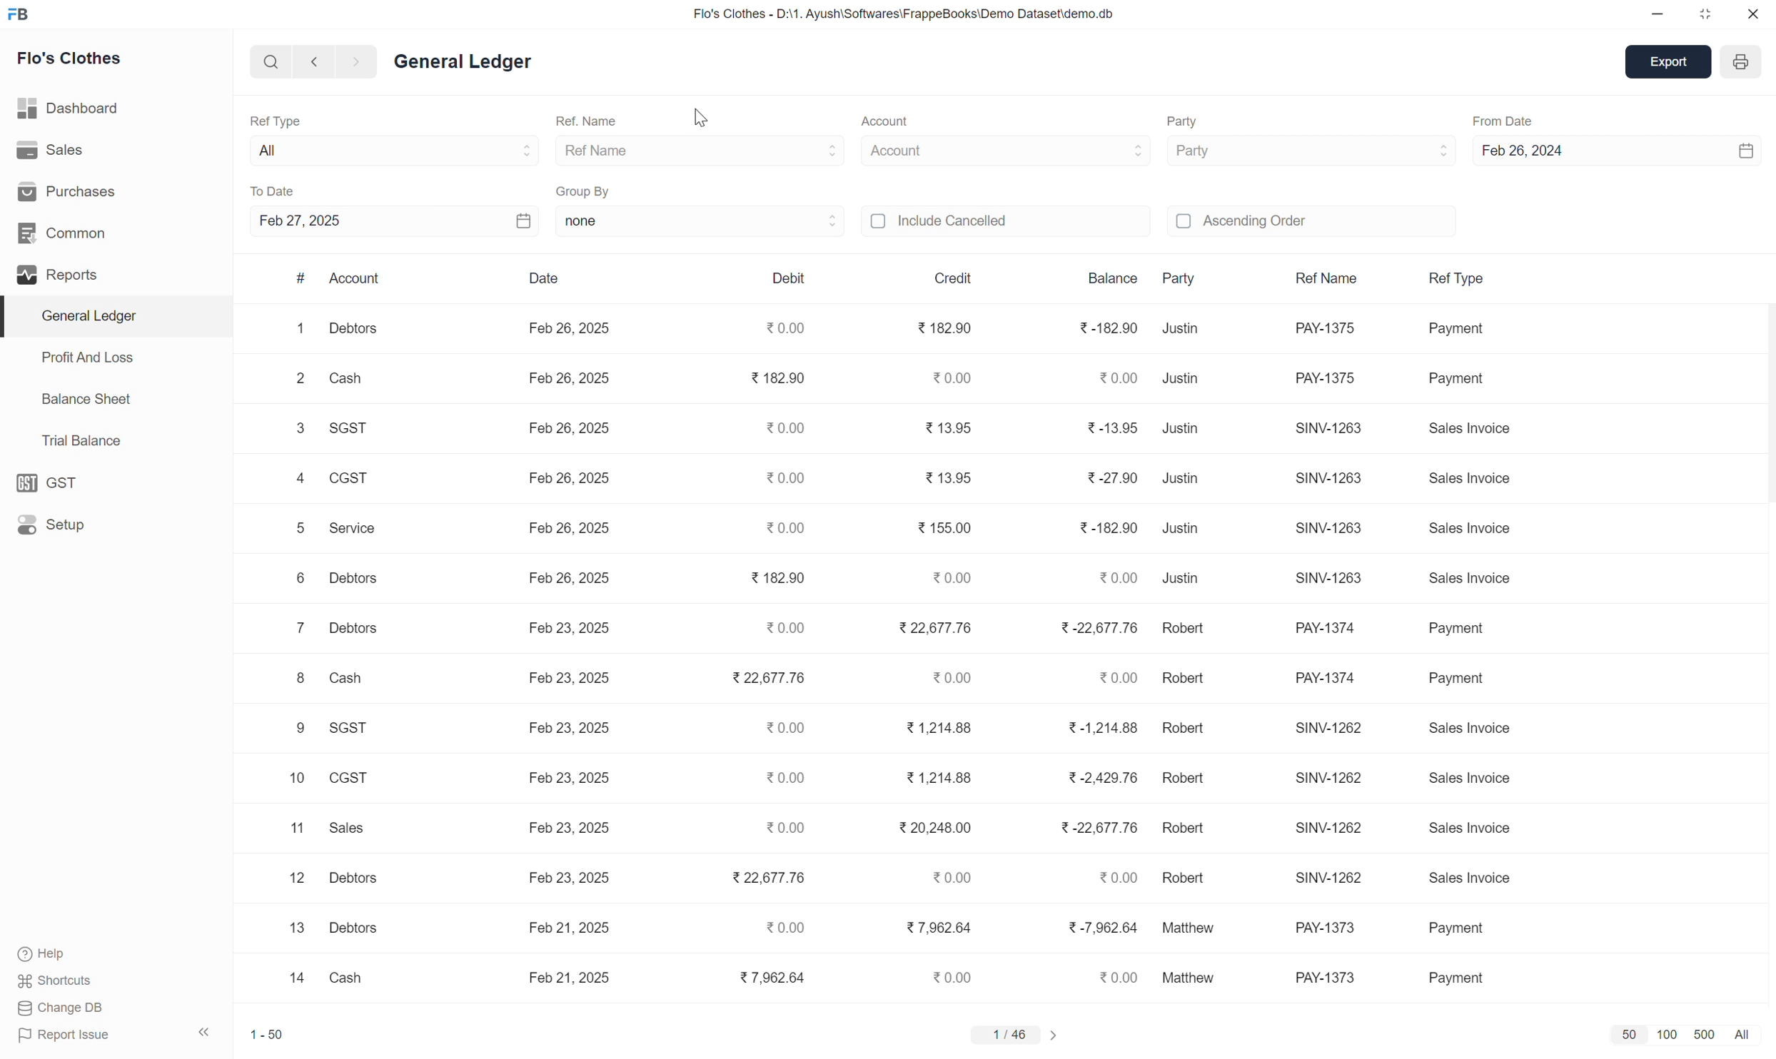 The image size is (1776, 1059). What do you see at coordinates (1101, 827) in the screenshot?
I see `-22,677.76` at bounding box center [1101, 827].